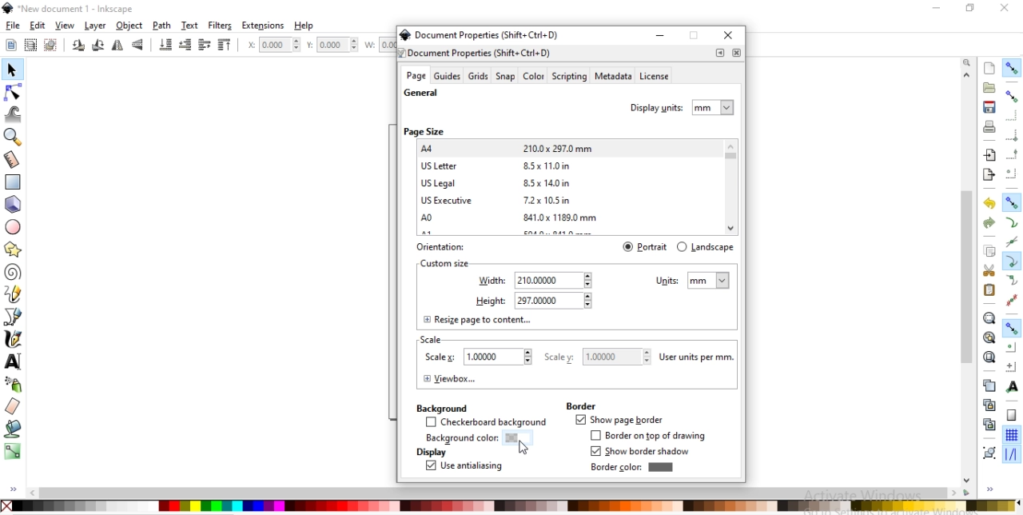 Image resolution: width=1023 pixels, height=515 pixels. Describe the element at coordinates (990, 67) in the screenshot. I see `create s document with default template` at that location.